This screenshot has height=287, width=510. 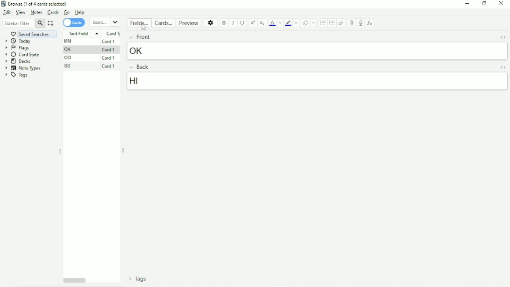 What do you see at coordinates (67, 12) in the screenshot?
I see `Go` at bounding box center [67, 12].